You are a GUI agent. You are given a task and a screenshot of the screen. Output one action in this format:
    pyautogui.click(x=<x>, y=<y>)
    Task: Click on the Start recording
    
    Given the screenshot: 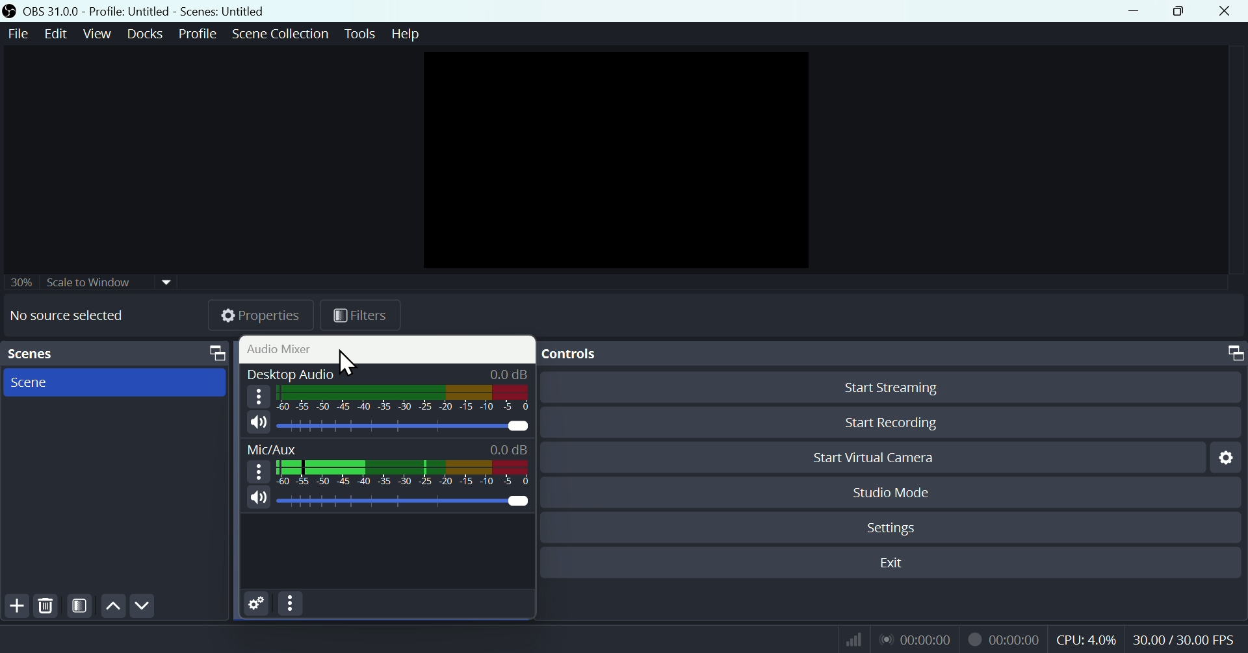 What is the action you would take?
    pyautogui.click(x=895, y=424)
    